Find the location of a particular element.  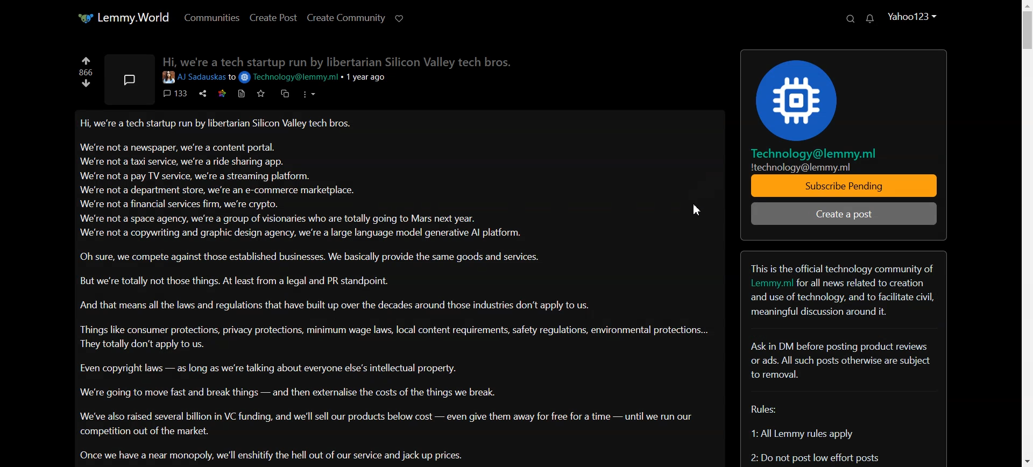

!technology@lemmy.ml is located at coordinates (801, 167).